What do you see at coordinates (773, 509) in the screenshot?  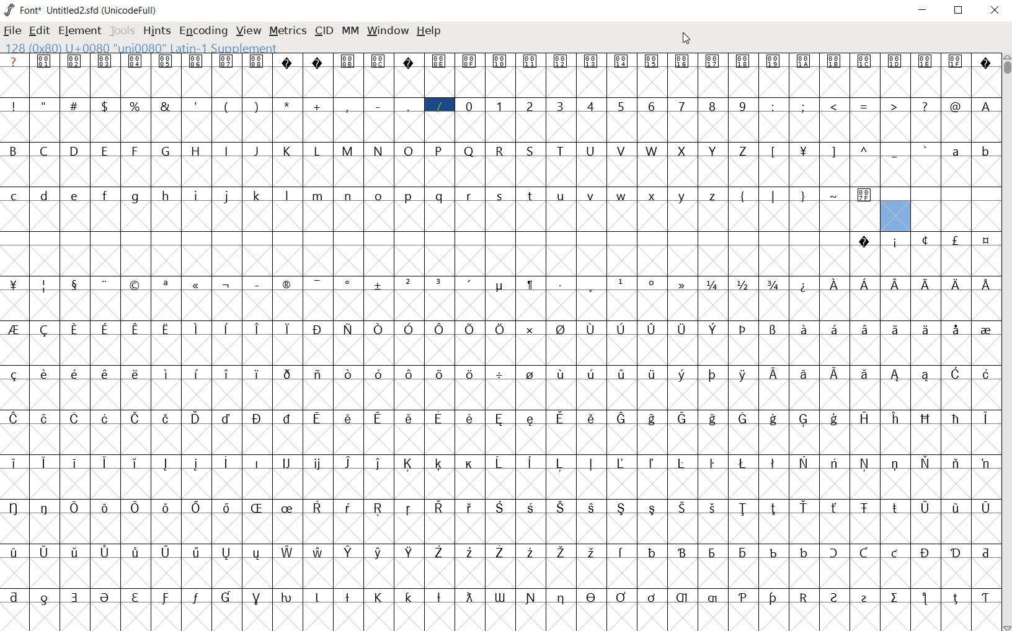 I see `glyph` at bounding box center [773, 509].